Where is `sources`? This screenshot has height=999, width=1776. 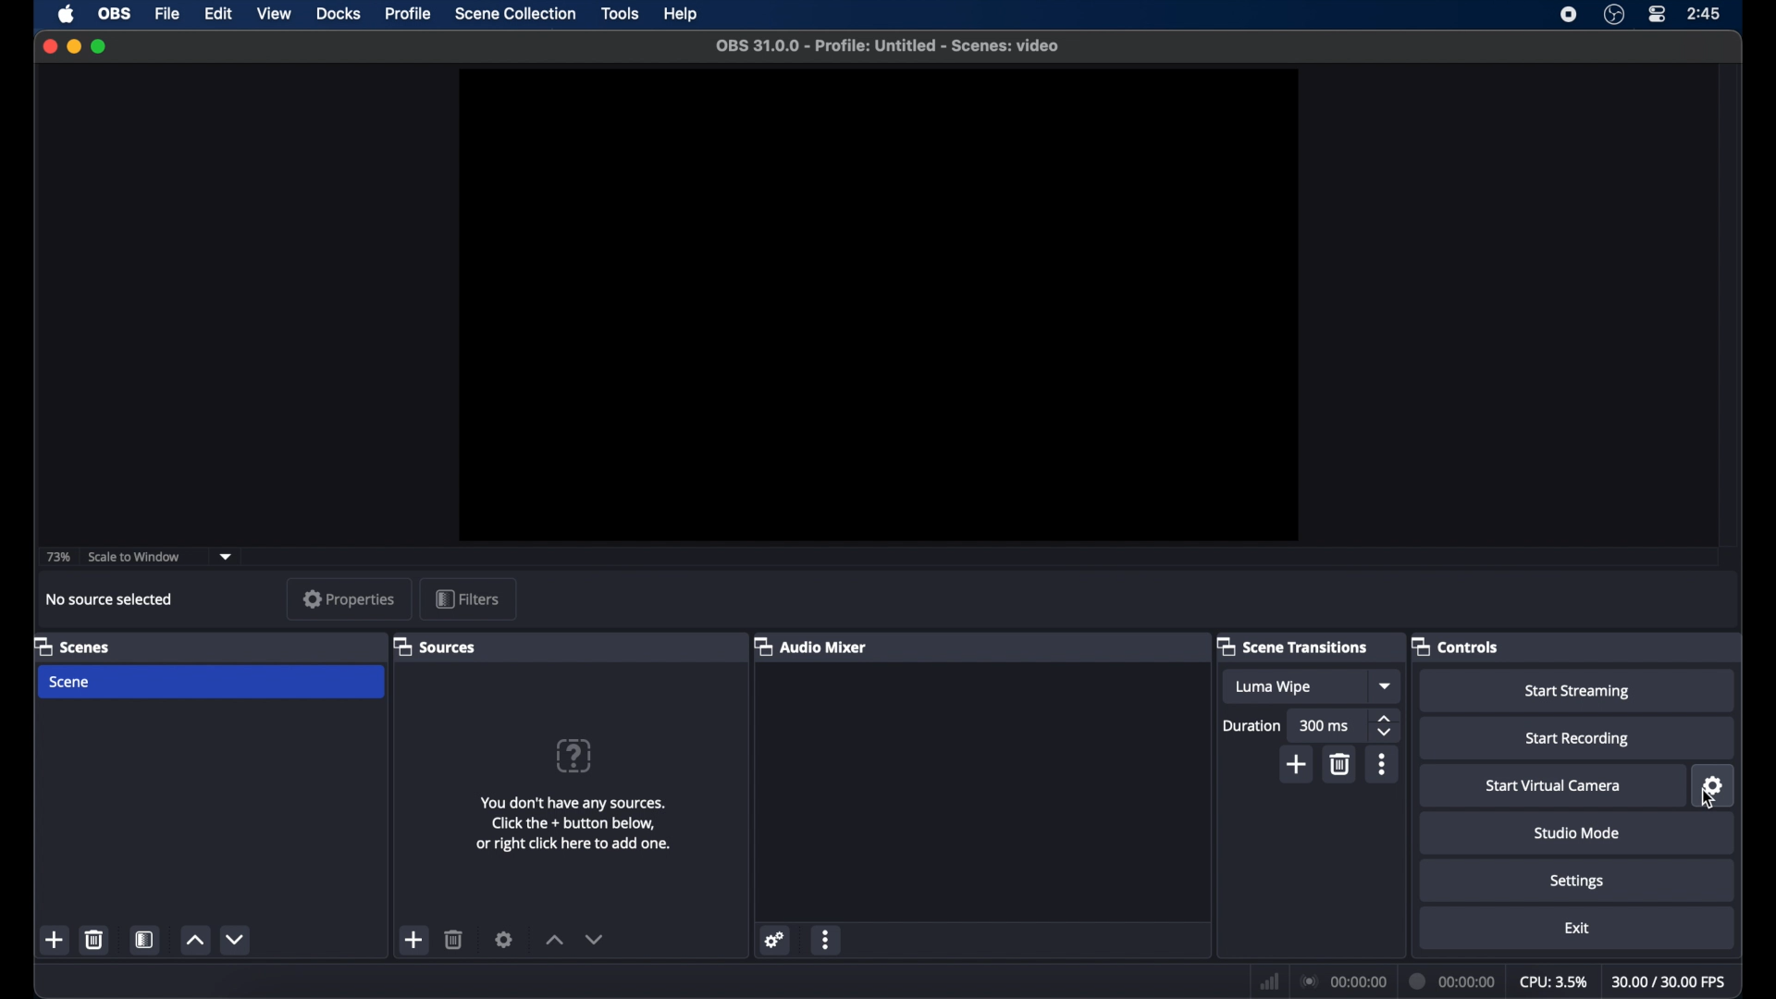
sources is located at coordinates (435, 647).